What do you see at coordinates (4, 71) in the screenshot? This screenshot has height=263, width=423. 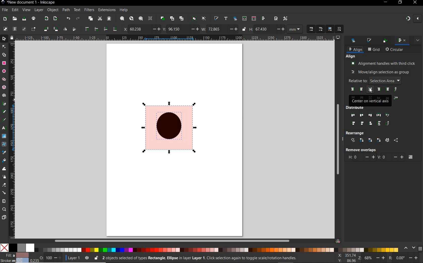 I see `ellipse ,arc tool` at bounding box center [4, 71].